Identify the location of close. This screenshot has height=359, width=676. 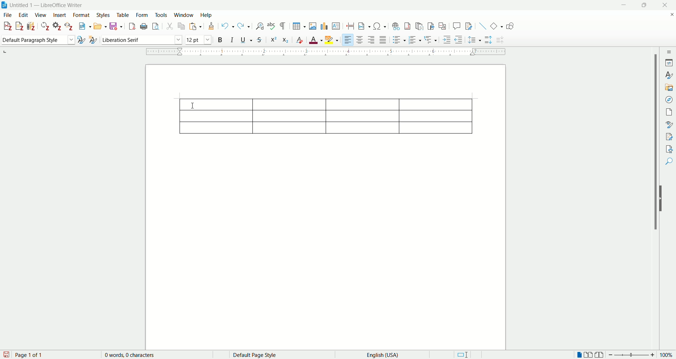
(670, 15).